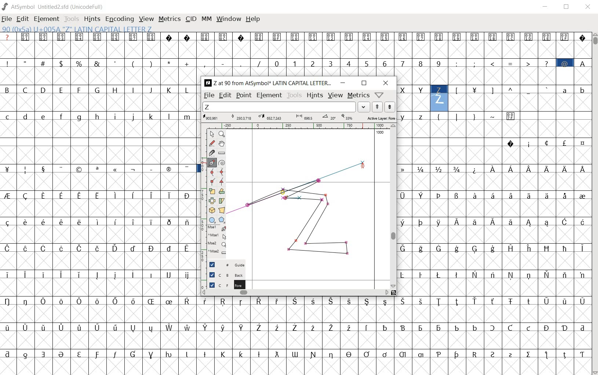  Describe the element at coordinates (379, 95) in the screenshot. I see `help/window` at that location.